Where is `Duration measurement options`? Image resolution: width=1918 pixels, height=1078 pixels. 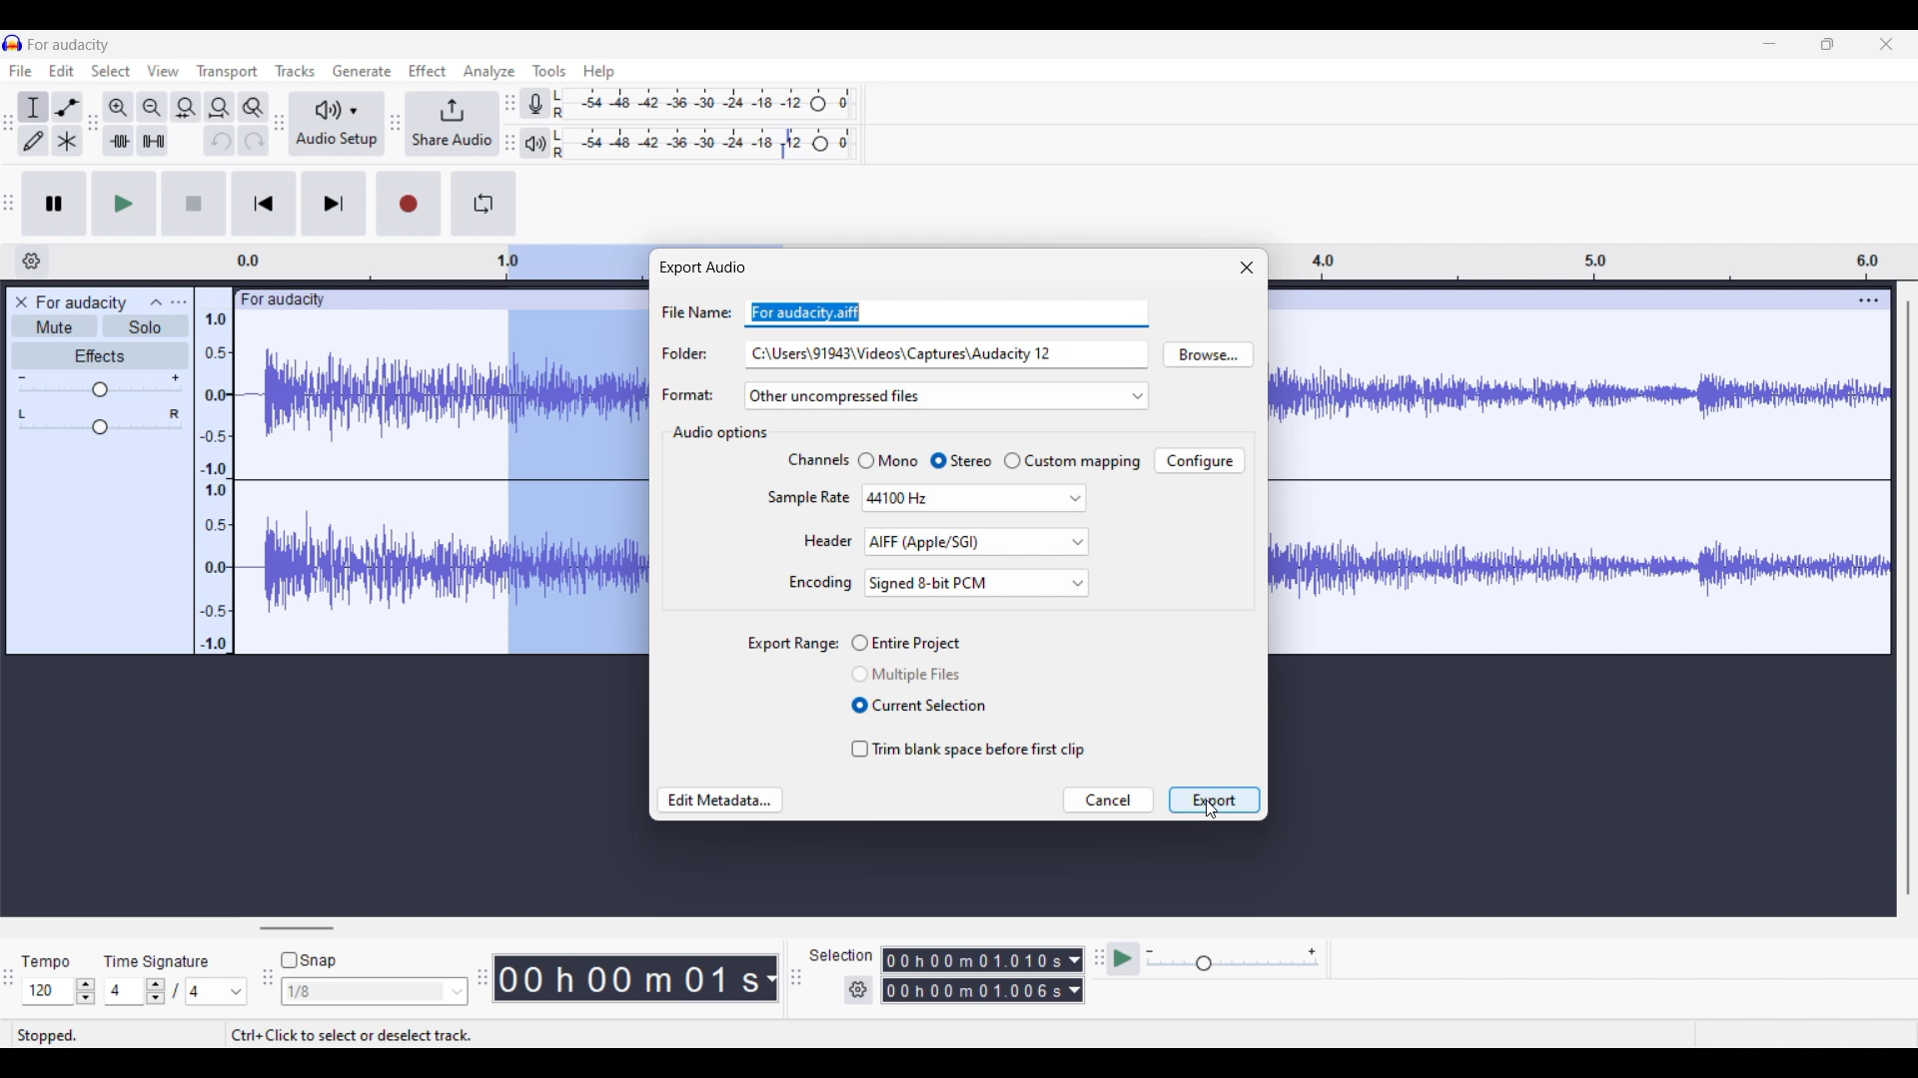 Duration measurement options is located at coordinates (770, 978).